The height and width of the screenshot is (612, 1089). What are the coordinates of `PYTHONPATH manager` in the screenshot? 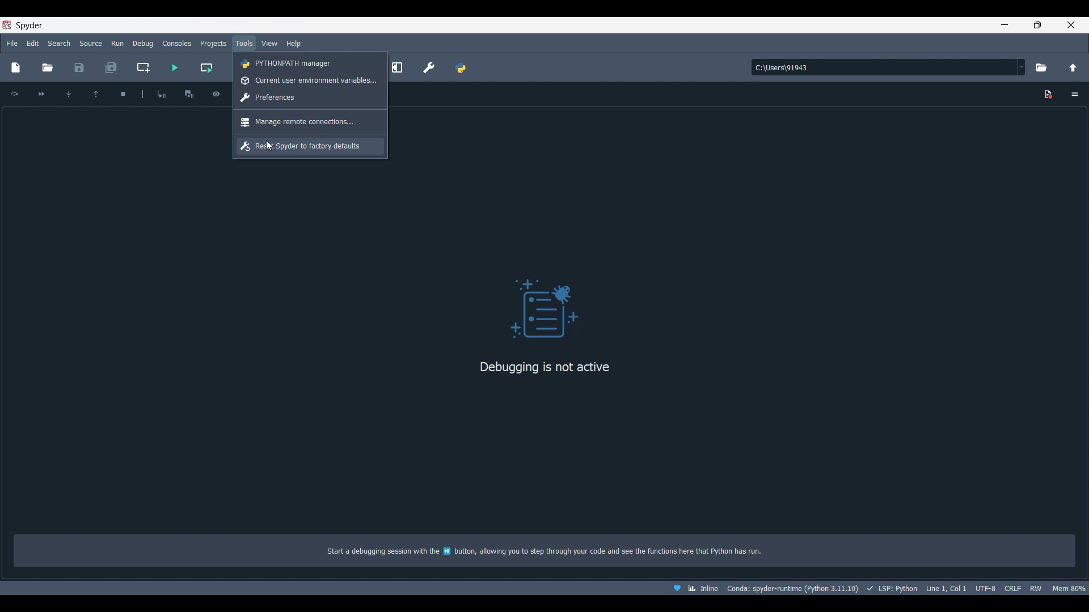 It's located at (461, 67).